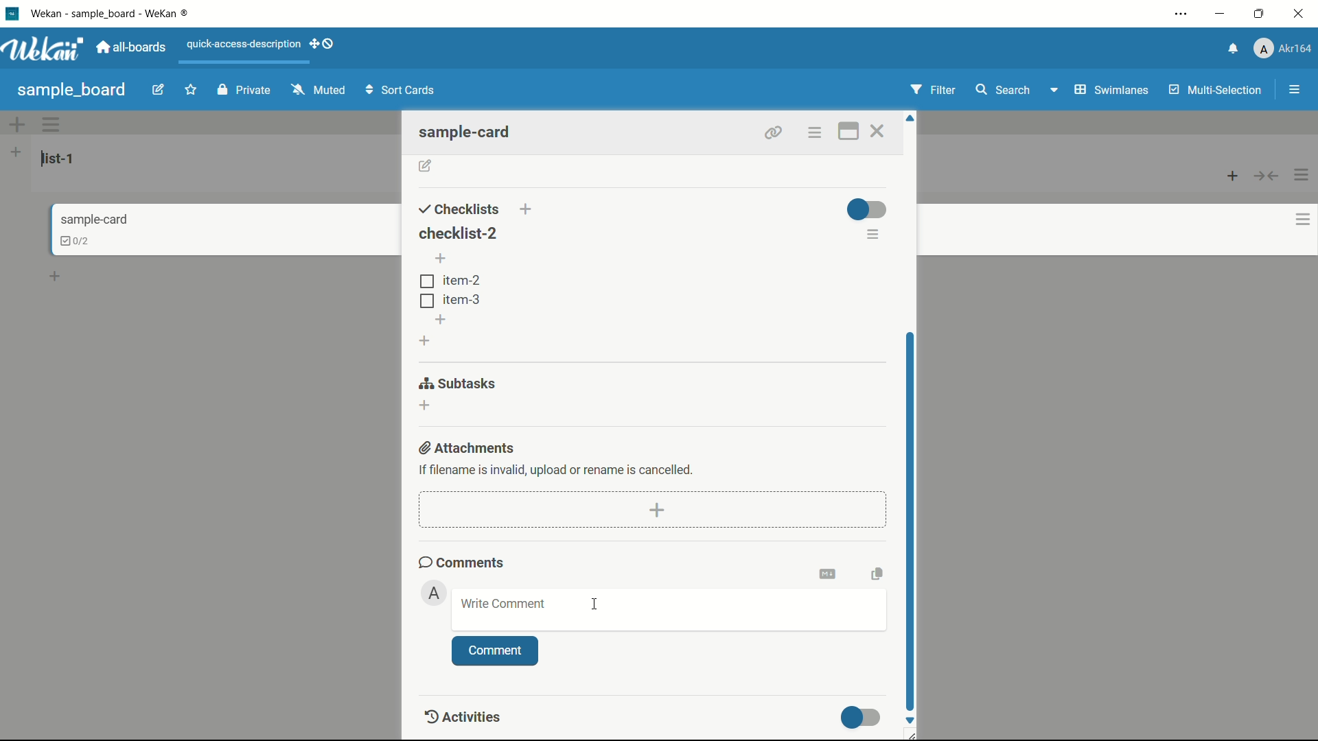 The height and width of the screenshot is (741, 1318). What do you see at coordinates (459, 383) in the screenshot?
I see `subtasks` at bounding box center [459, 383].